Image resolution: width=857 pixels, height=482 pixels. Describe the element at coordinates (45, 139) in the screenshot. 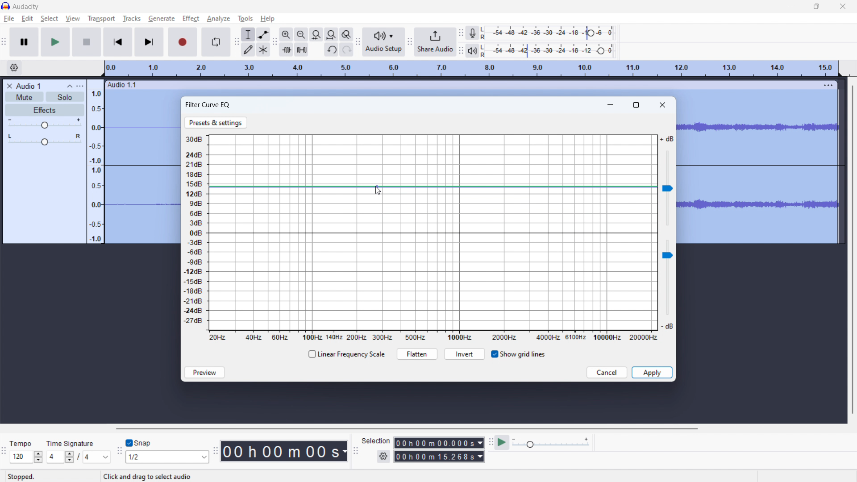

I see `pan: center` at that location.